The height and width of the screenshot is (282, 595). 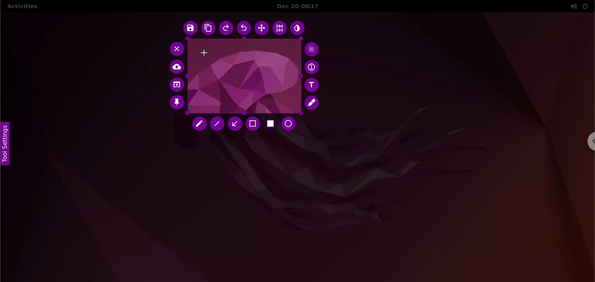 What do you see at coordinates (298, 29) in the screenshot?
I see `inverter tool` at bounding box center [298, 29].